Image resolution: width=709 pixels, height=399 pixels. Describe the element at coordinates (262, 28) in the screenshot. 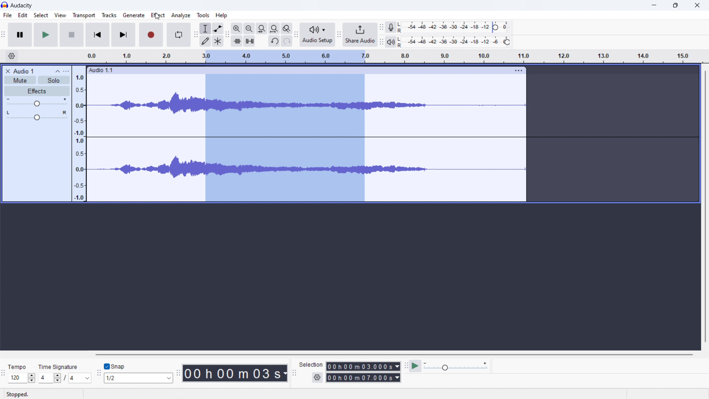

I see `fill selection to width` at that location.